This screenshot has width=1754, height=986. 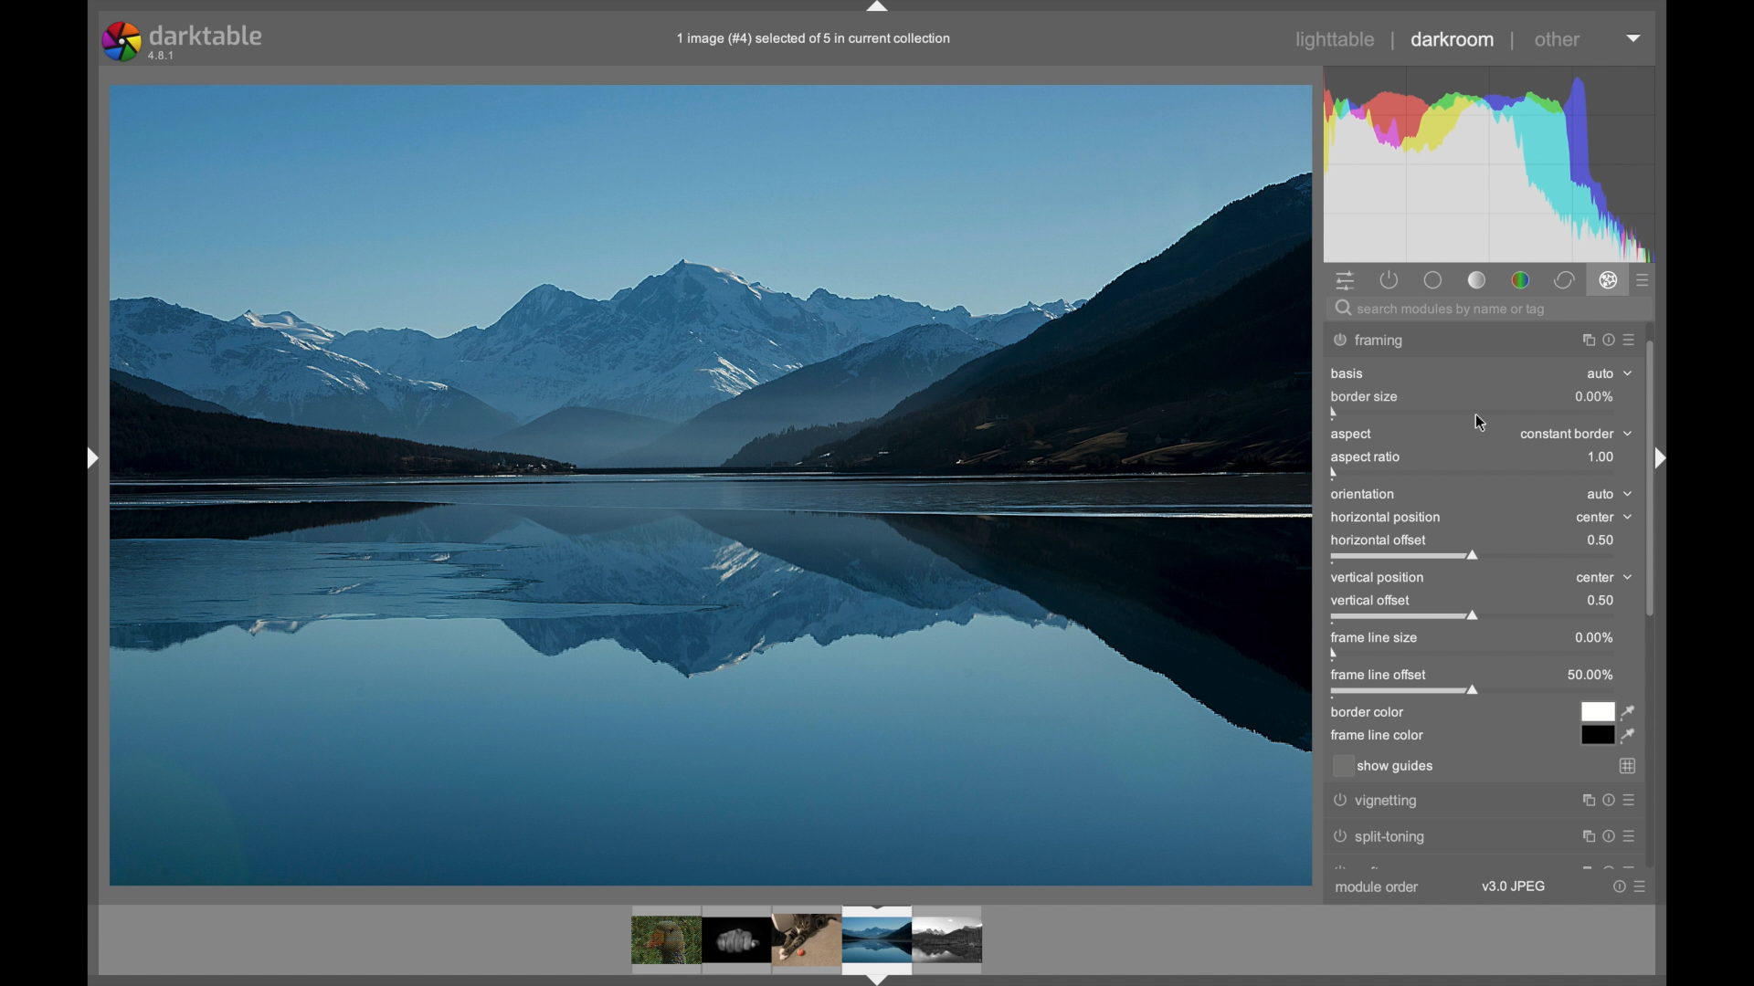 I want to click on vertical offset slider, so click(x=1405, y=609).